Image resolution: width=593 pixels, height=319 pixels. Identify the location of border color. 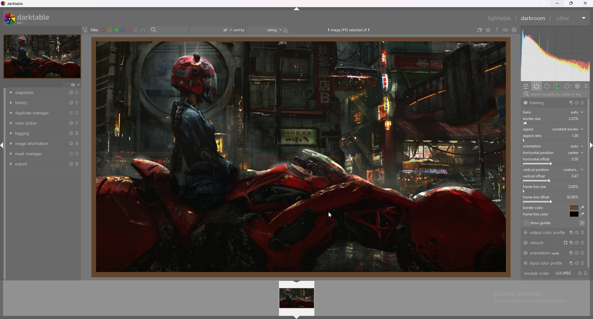
(536, 208).